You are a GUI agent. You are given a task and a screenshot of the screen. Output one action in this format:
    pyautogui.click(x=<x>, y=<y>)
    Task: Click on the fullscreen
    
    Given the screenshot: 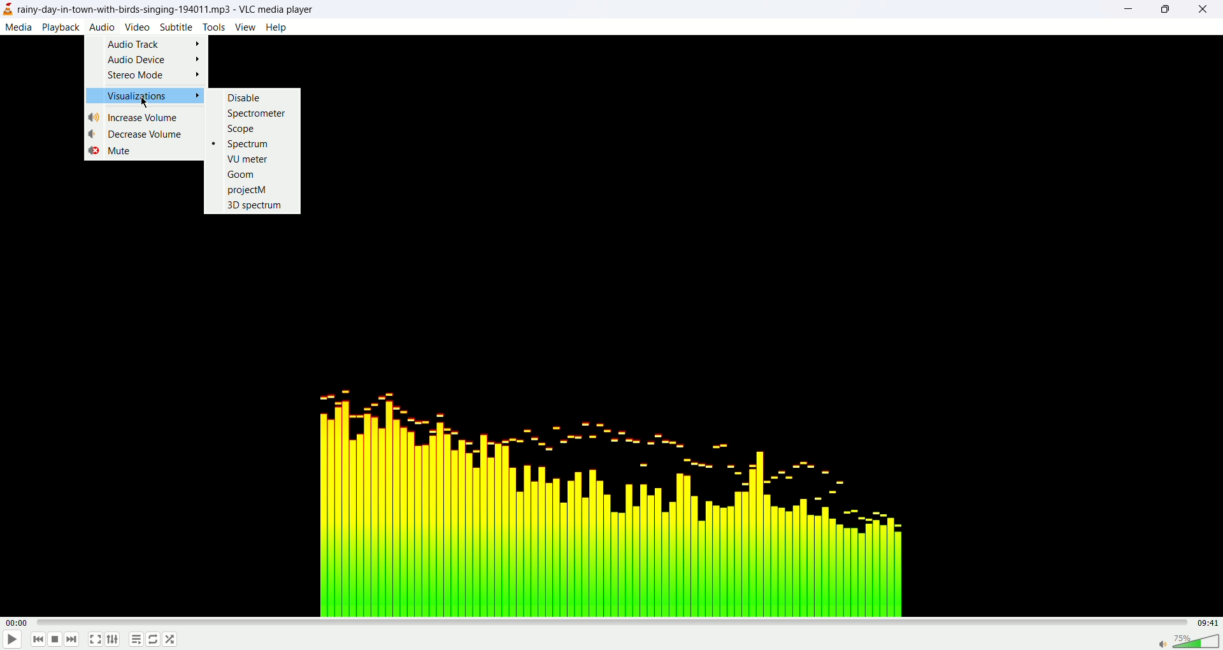 What is the action you would take?
    pyautogui.click(x=95, y=640)
    